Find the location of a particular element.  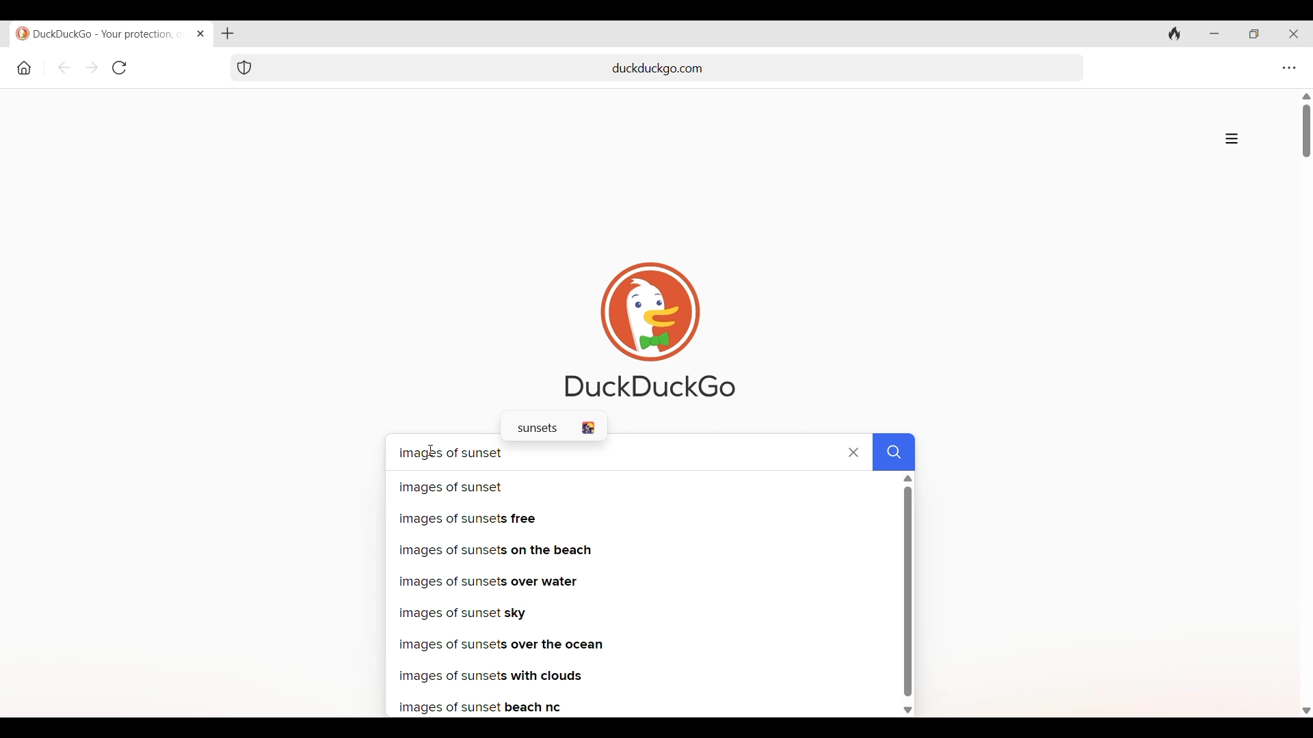

Delete input made is located at coordinates (853, 452).